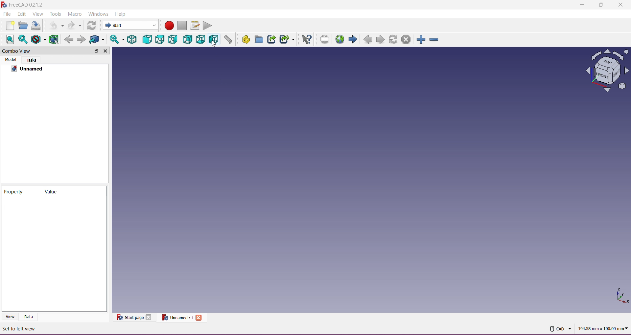  I want to click on View, so click(37, 14).